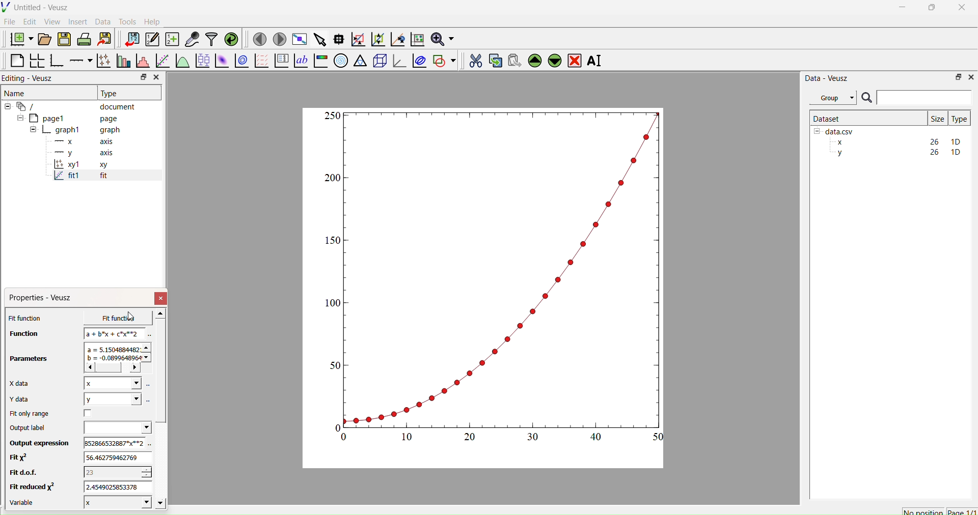 Image resolution: width=978 pixels, height=515 pixels. What do you see at coordinates (115, 487) in the screenshot?
I see `-1` at bounding box center [115, 487].